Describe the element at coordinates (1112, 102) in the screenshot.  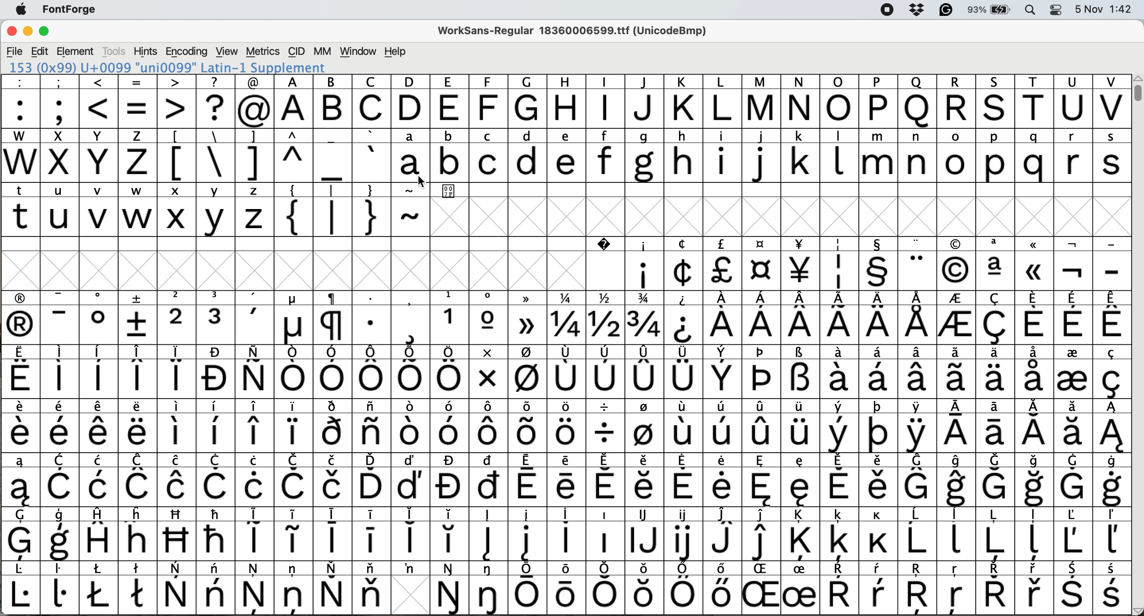
I see `V` at that location.